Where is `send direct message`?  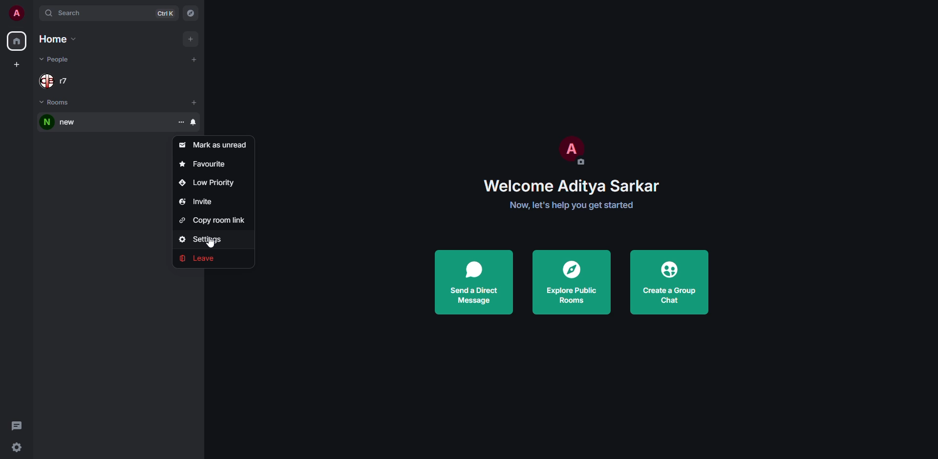
send direct message is located at coordinates (475, 280).